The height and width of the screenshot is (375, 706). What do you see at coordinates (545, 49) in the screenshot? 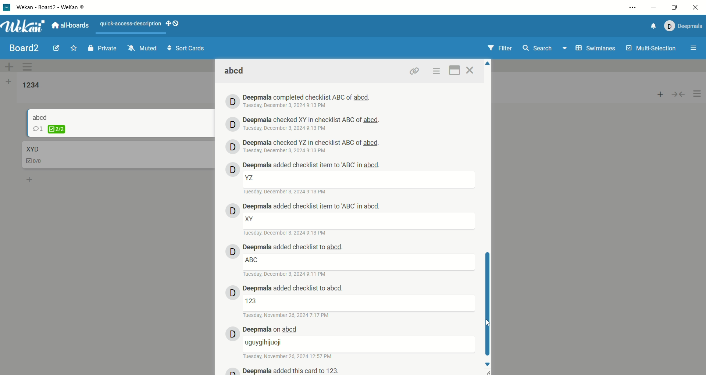
I see `search` at bounding box center [545, 49].